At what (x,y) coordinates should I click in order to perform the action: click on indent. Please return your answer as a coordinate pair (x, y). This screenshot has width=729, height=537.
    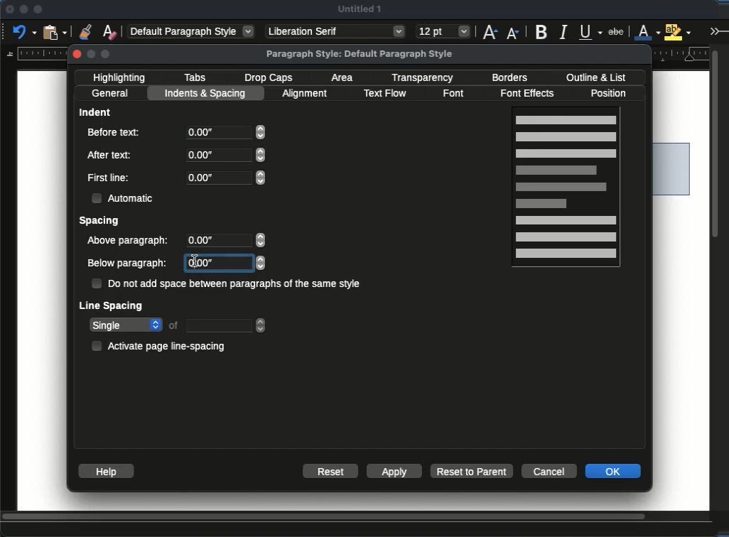
    Looking at the image, I should click on (96, 112).